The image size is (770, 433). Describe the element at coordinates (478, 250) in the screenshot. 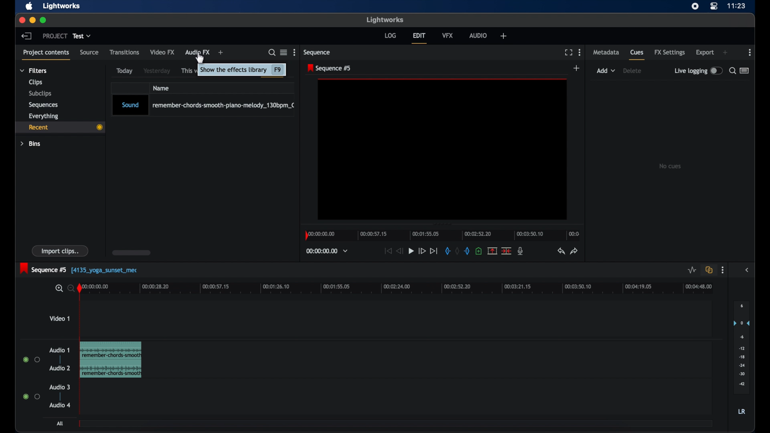

I see `add cue at current position` at that location.